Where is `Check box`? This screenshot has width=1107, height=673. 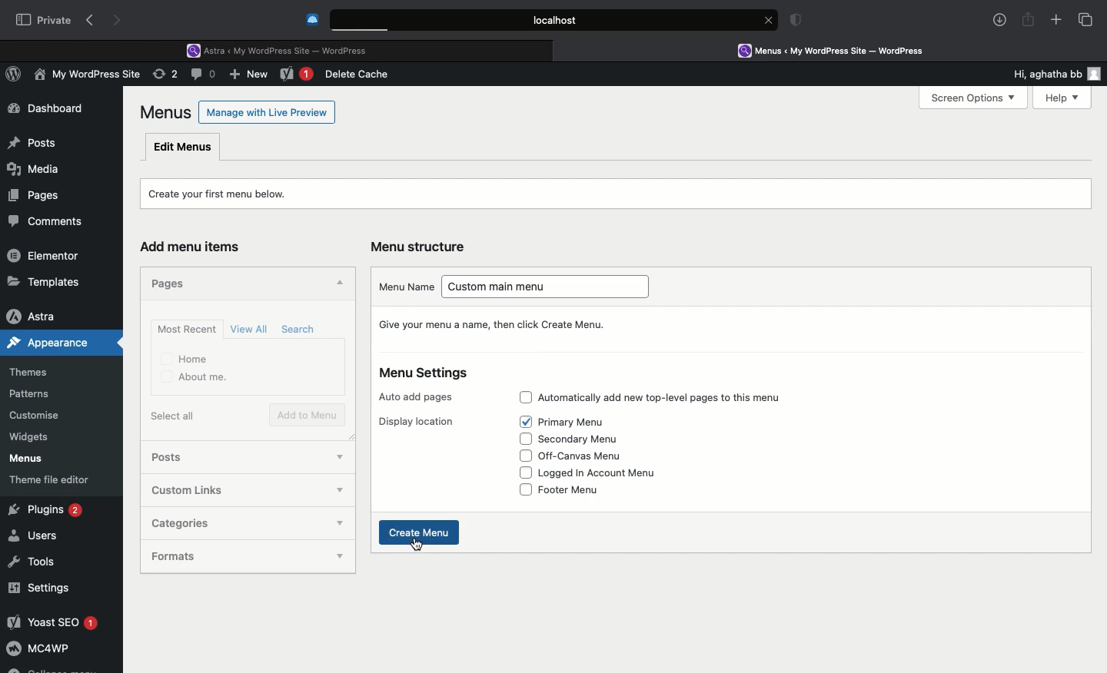
Check box is located at coordinates (525, 422).